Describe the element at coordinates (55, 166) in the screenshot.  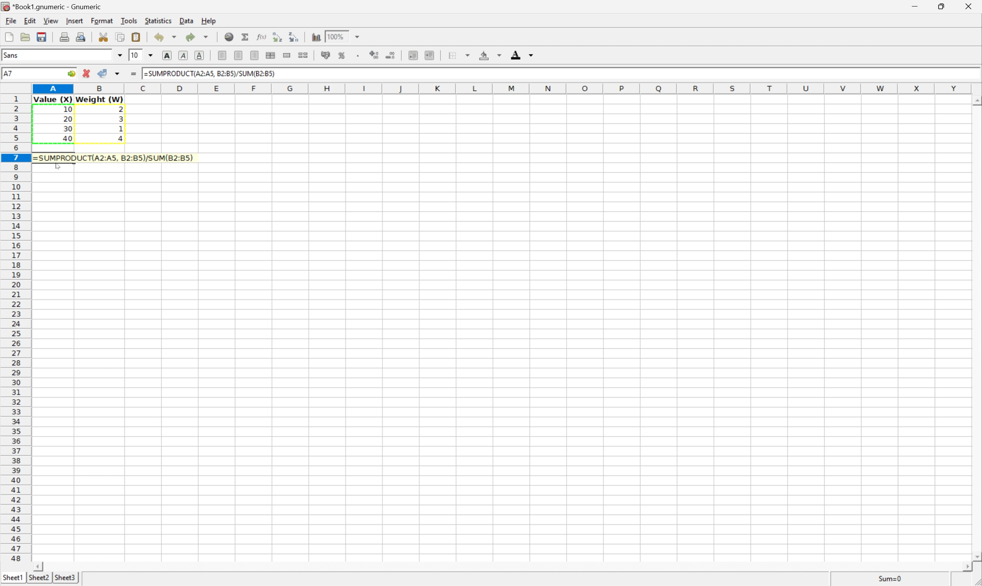
I see `Cursor` at that location.